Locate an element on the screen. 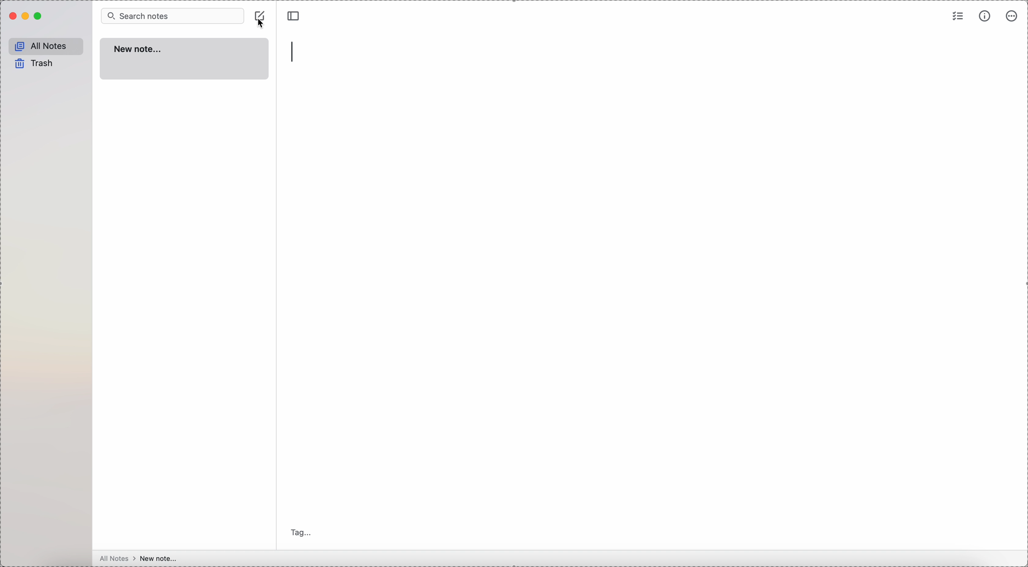  create note is located at coordinates (260, 15).